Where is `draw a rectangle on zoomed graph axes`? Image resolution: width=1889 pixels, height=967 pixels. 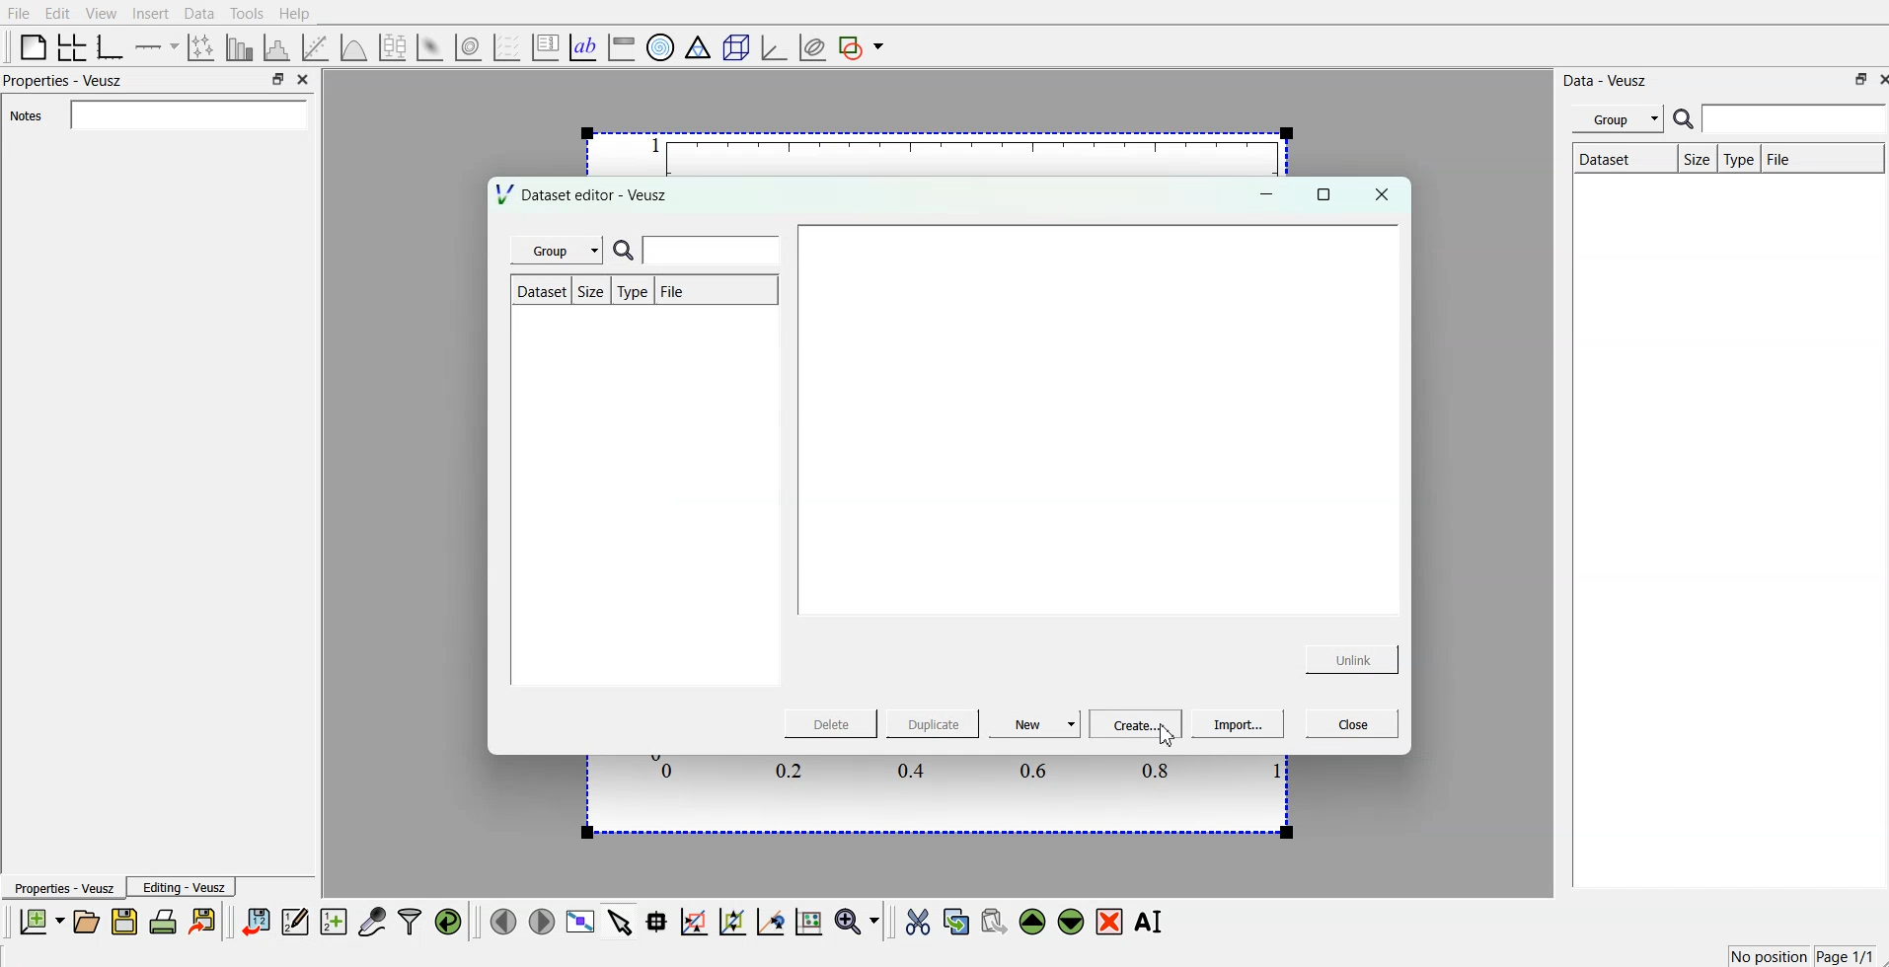 draw a rectangle on zoomed graph axes is located at coordinates (695, 924).